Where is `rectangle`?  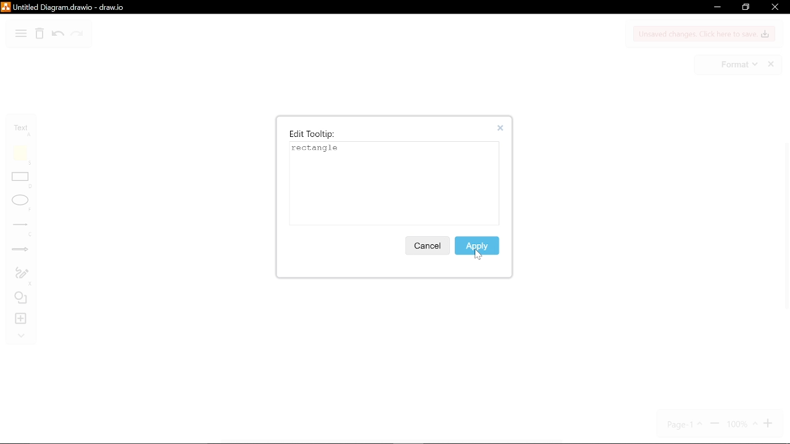 rectangle is located at coordinates (22, 181).